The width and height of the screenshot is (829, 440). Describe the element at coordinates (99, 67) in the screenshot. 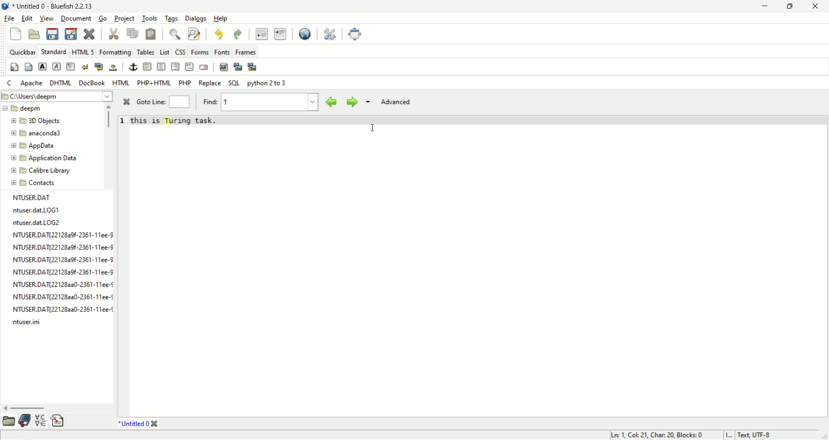

I see `break and clear` at that location.